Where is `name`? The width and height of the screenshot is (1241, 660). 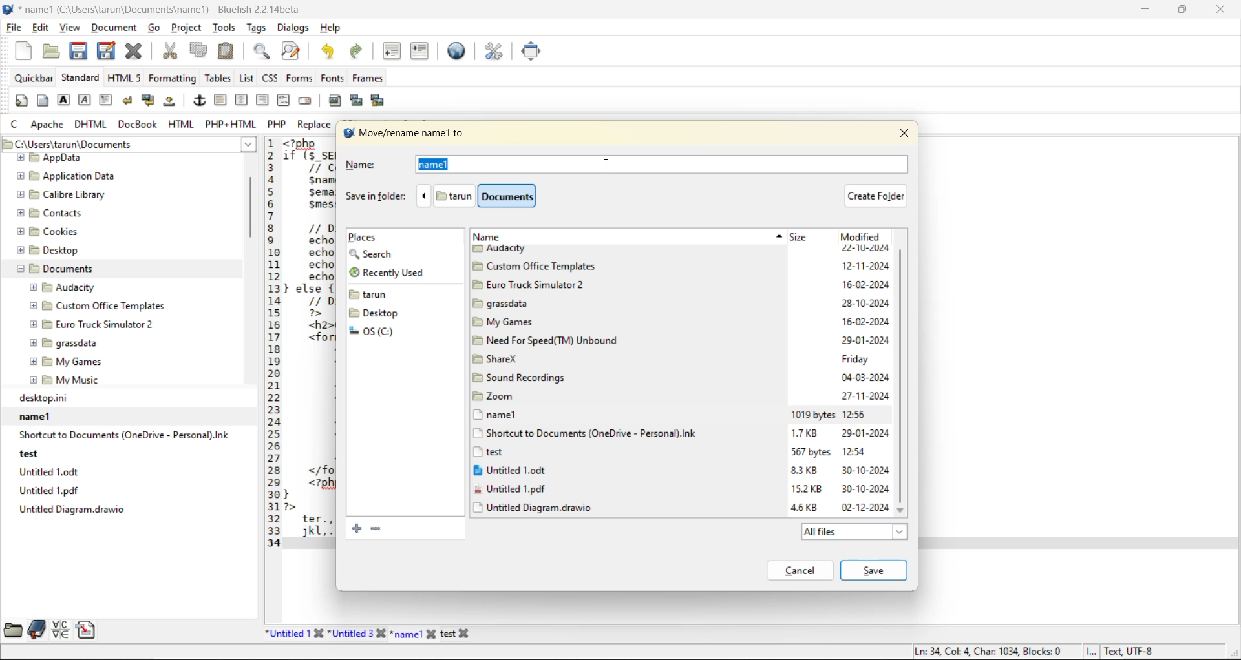 name is located at coordinates (621, 167).